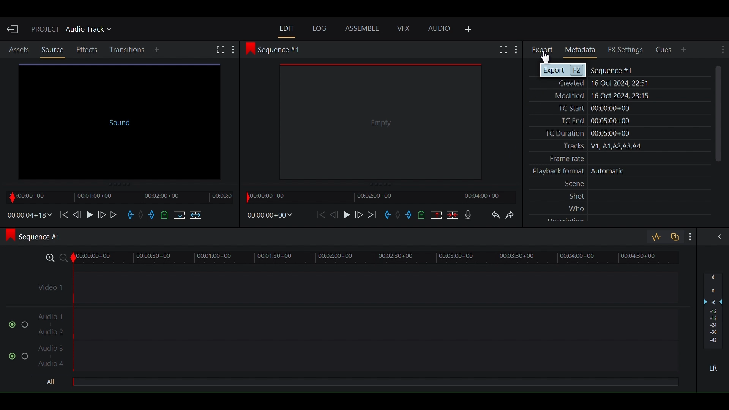 This screenshot has height=410, width=729. I want to click on Shot, so click(574, 196).